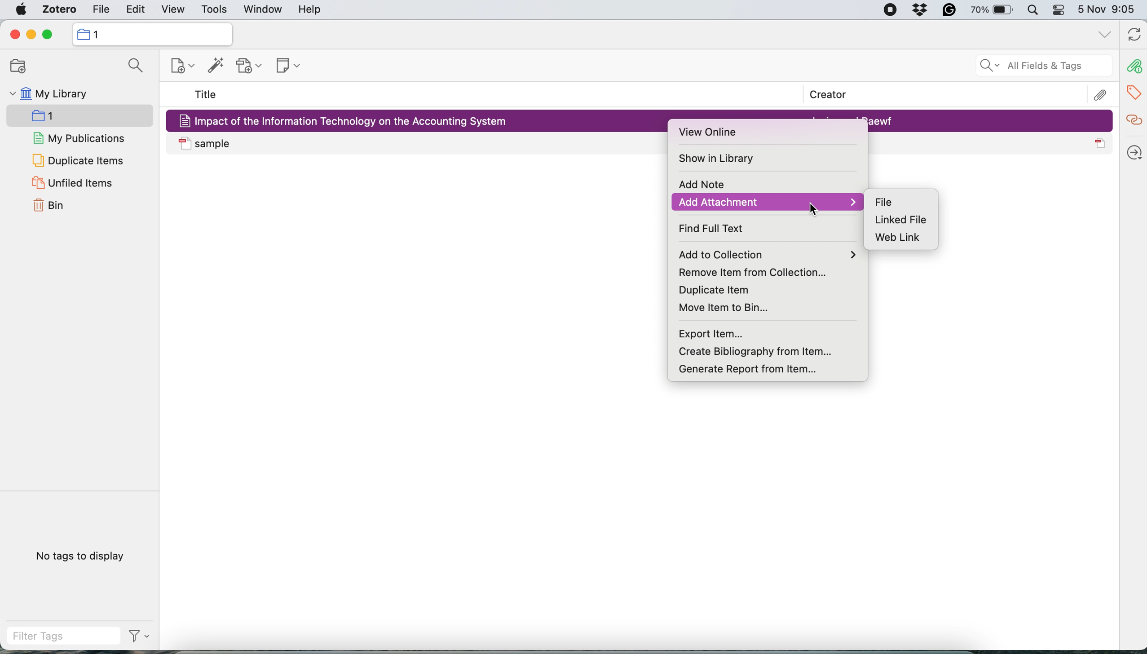 Image resolution: width=1147 pixels, height=654 pixels. I want to click on screen recorder, so click(883, 11).